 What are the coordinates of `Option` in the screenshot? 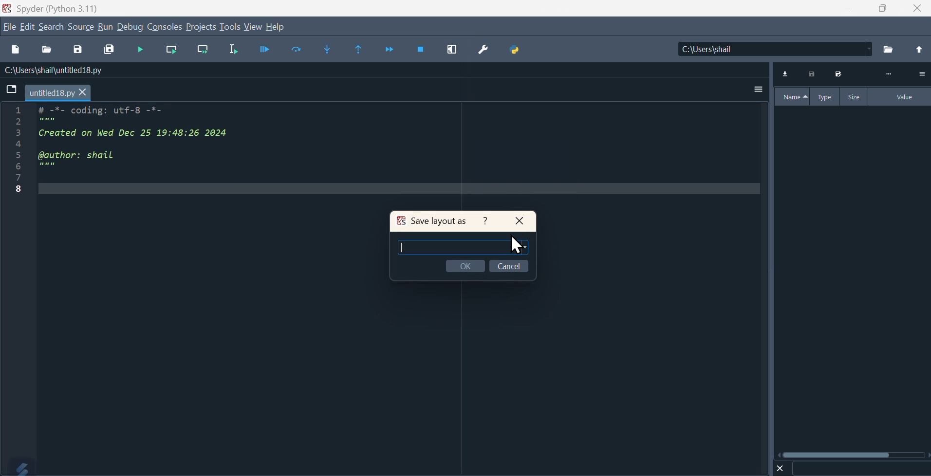 It's located at (921, 73).